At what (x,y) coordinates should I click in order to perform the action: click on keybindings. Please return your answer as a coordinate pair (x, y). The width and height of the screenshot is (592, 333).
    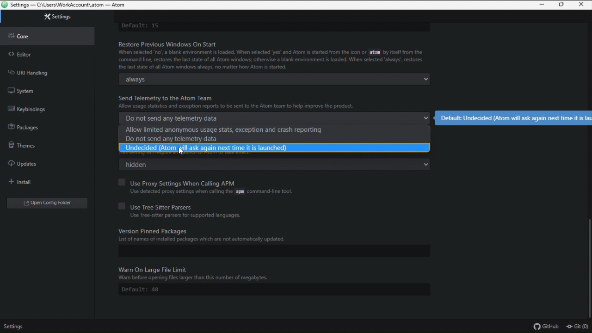
    Looking at the image, I should click on (49, 108).